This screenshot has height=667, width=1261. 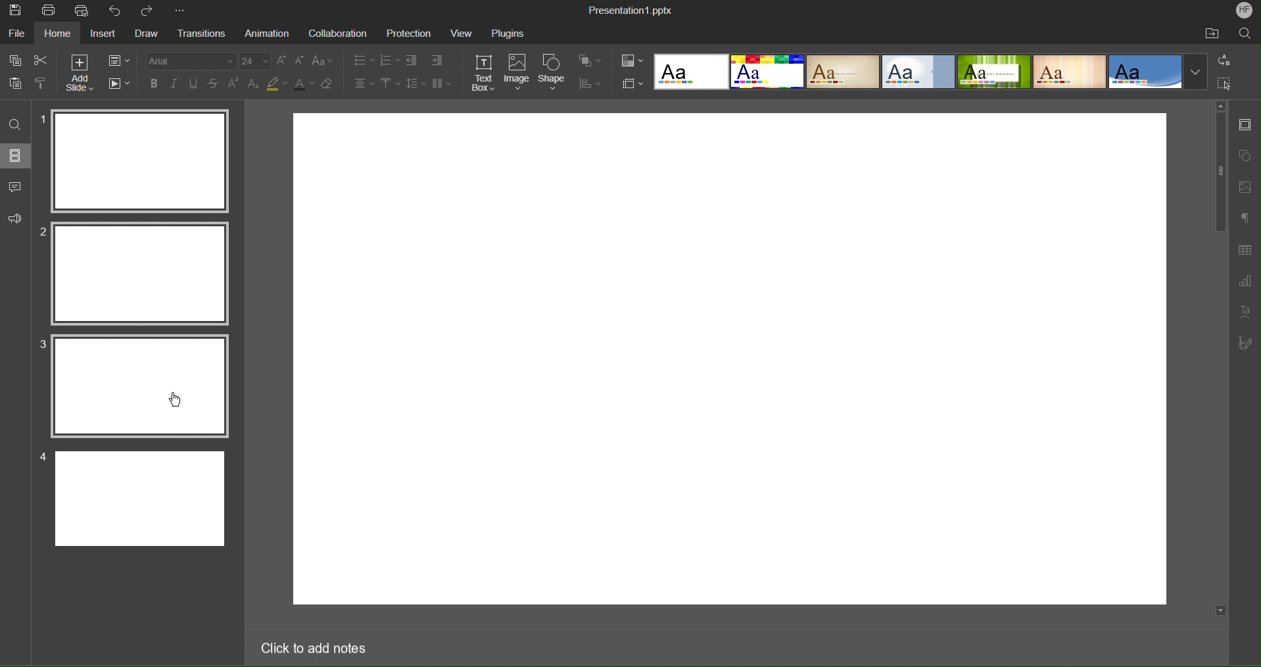 What do you see at coordinates (507, 32) in the screenshot?
I see `Plugins` at bounding box center [507, 32].